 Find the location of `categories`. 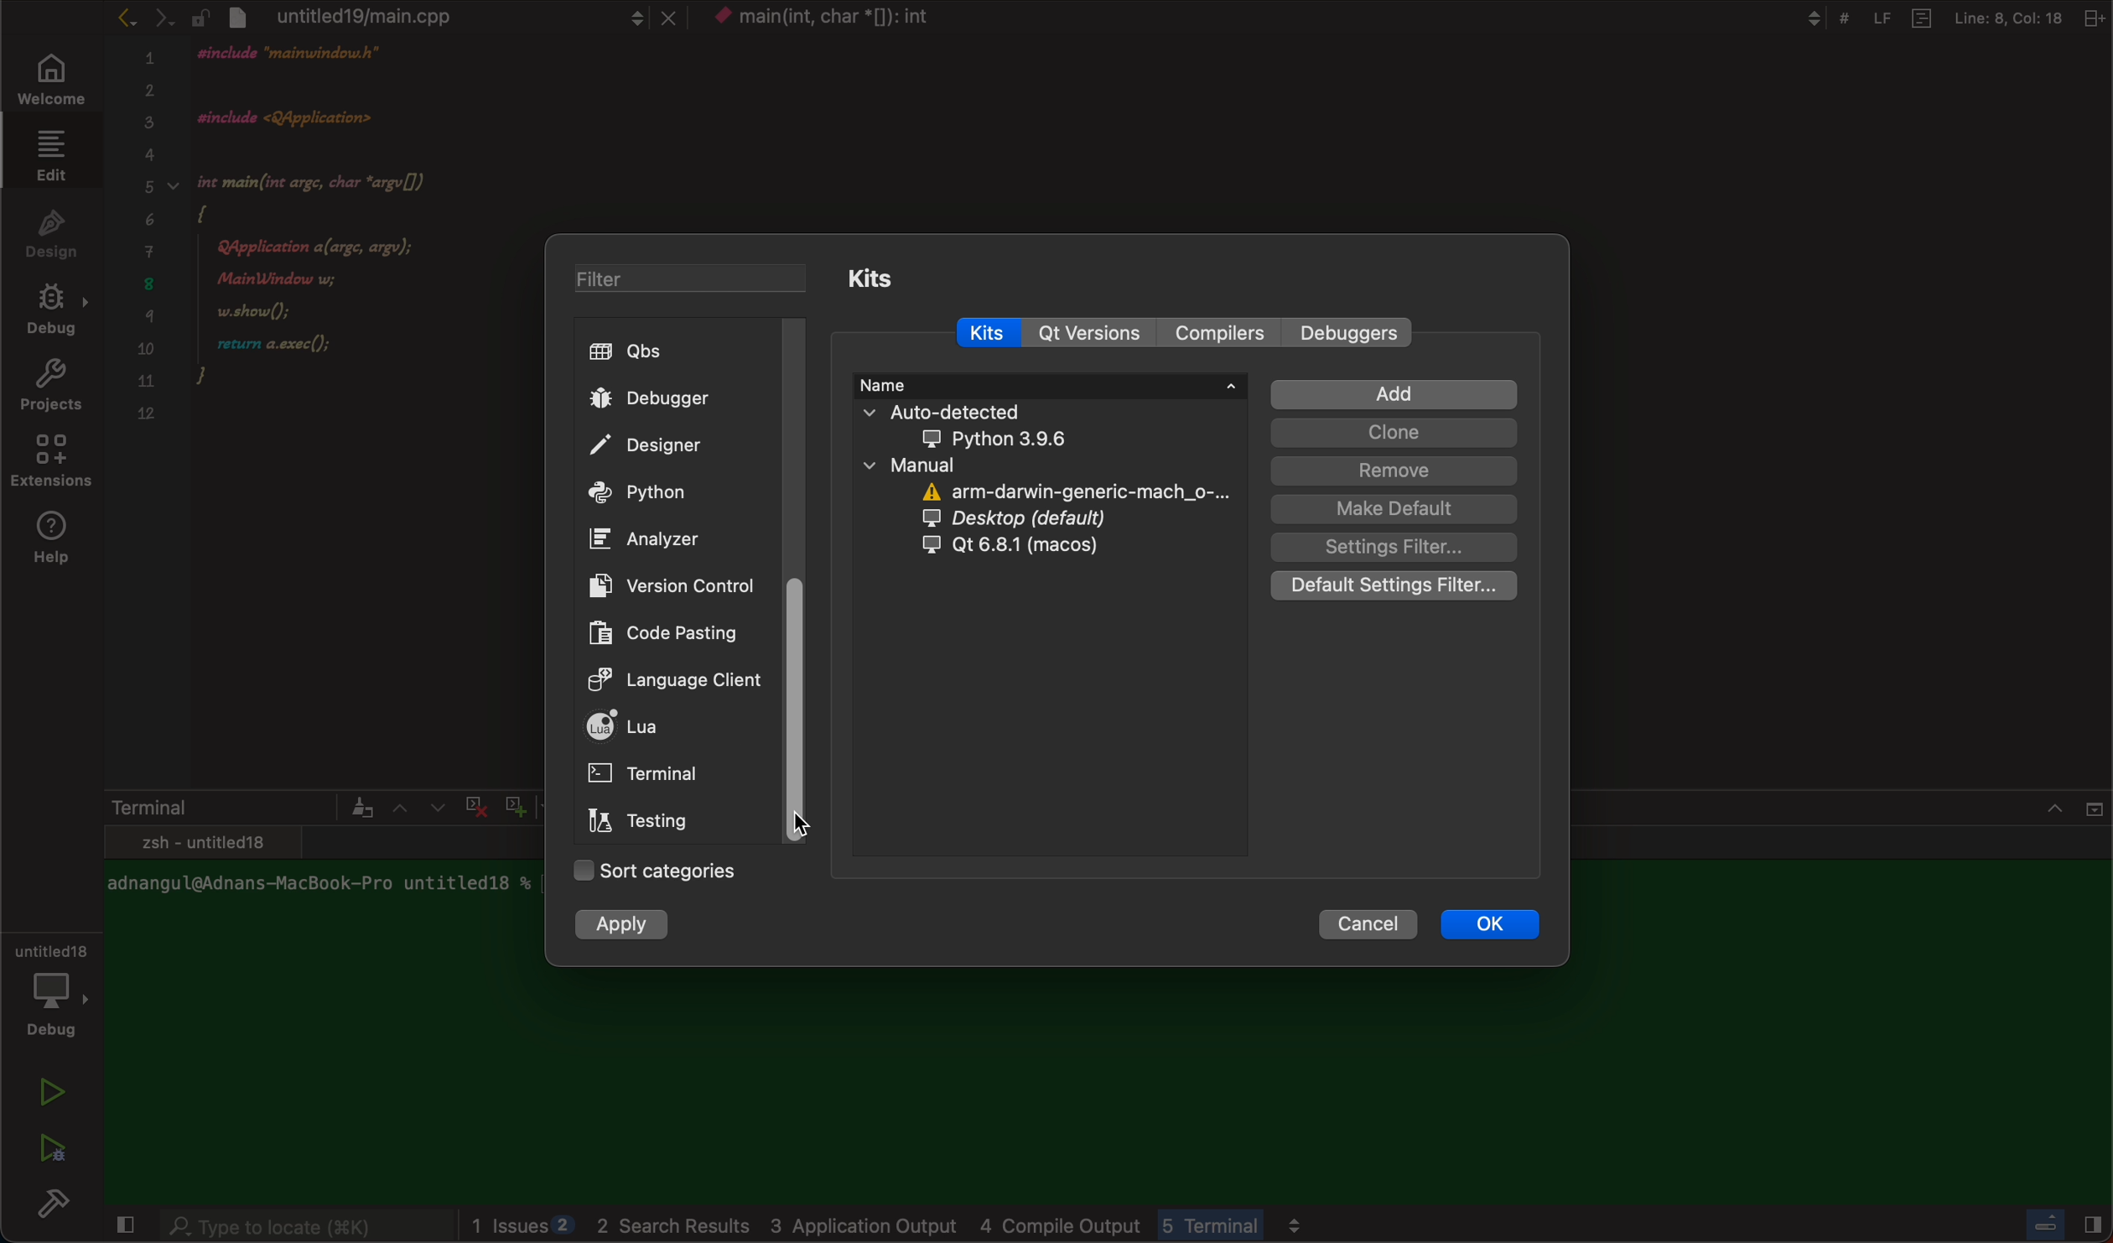

categories is located at coordinates (653, 872).